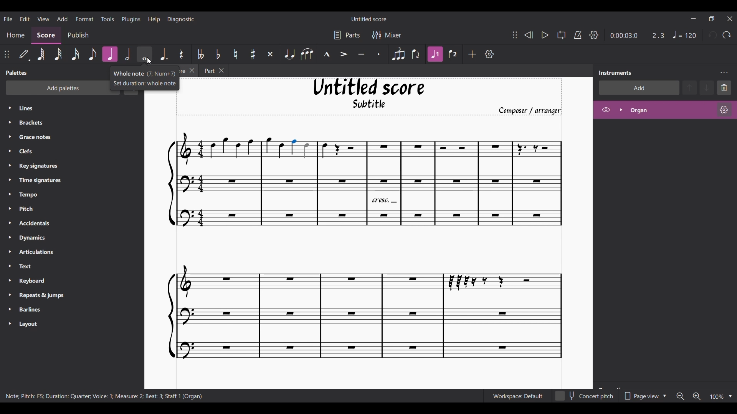 This screenshot has height=414, width=737. Describe the element at coordinates (104, 396) in the screenshot. I see `Description of current selection` at that location.